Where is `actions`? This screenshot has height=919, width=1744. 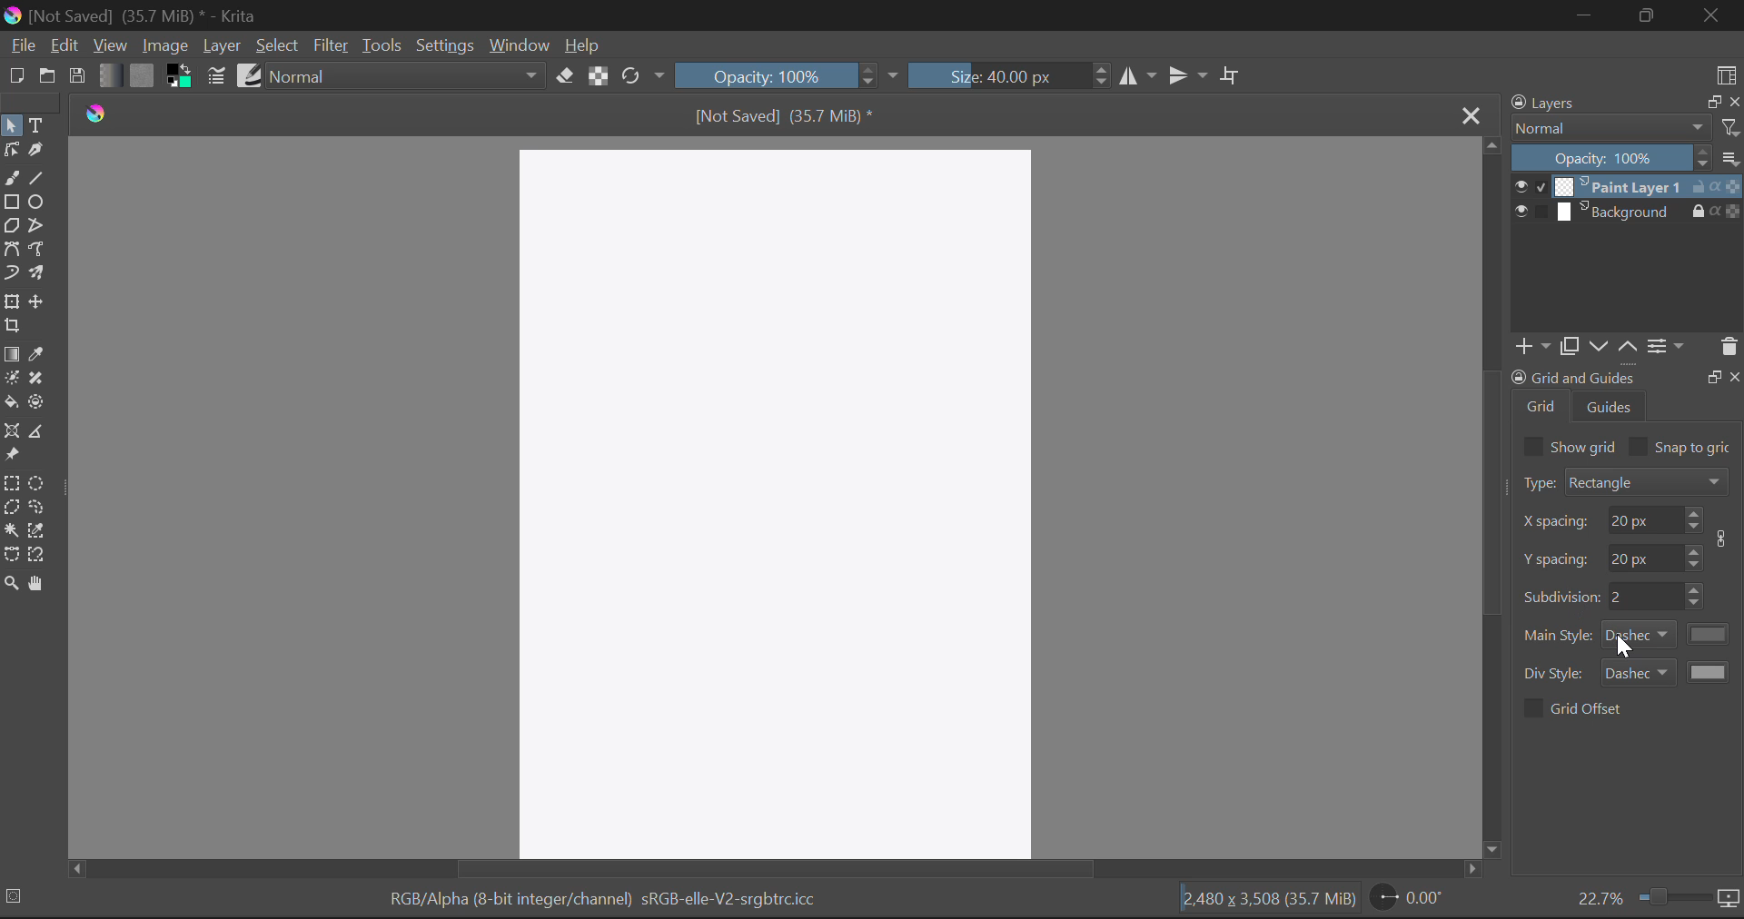 actions is located at coordinates (1716, 186).